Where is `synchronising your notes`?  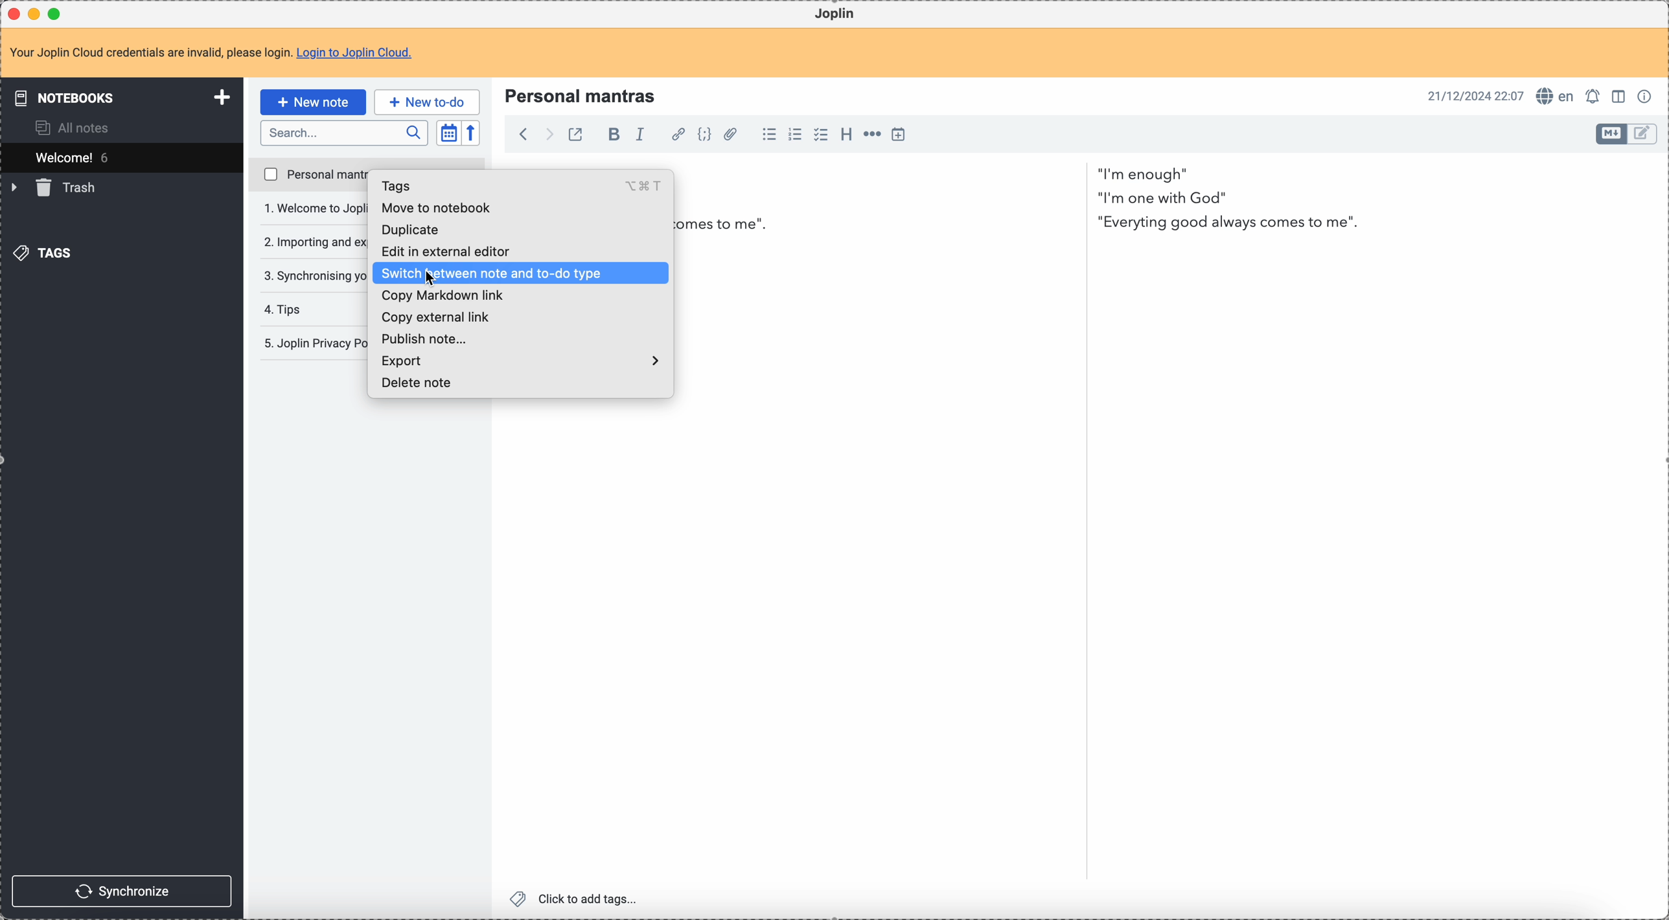
synchronising your notes is located at coordinates (315, 276).